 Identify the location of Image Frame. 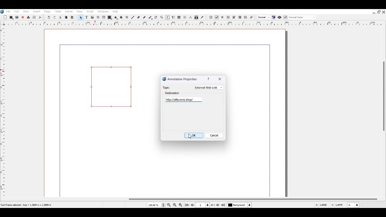
(92, 17).